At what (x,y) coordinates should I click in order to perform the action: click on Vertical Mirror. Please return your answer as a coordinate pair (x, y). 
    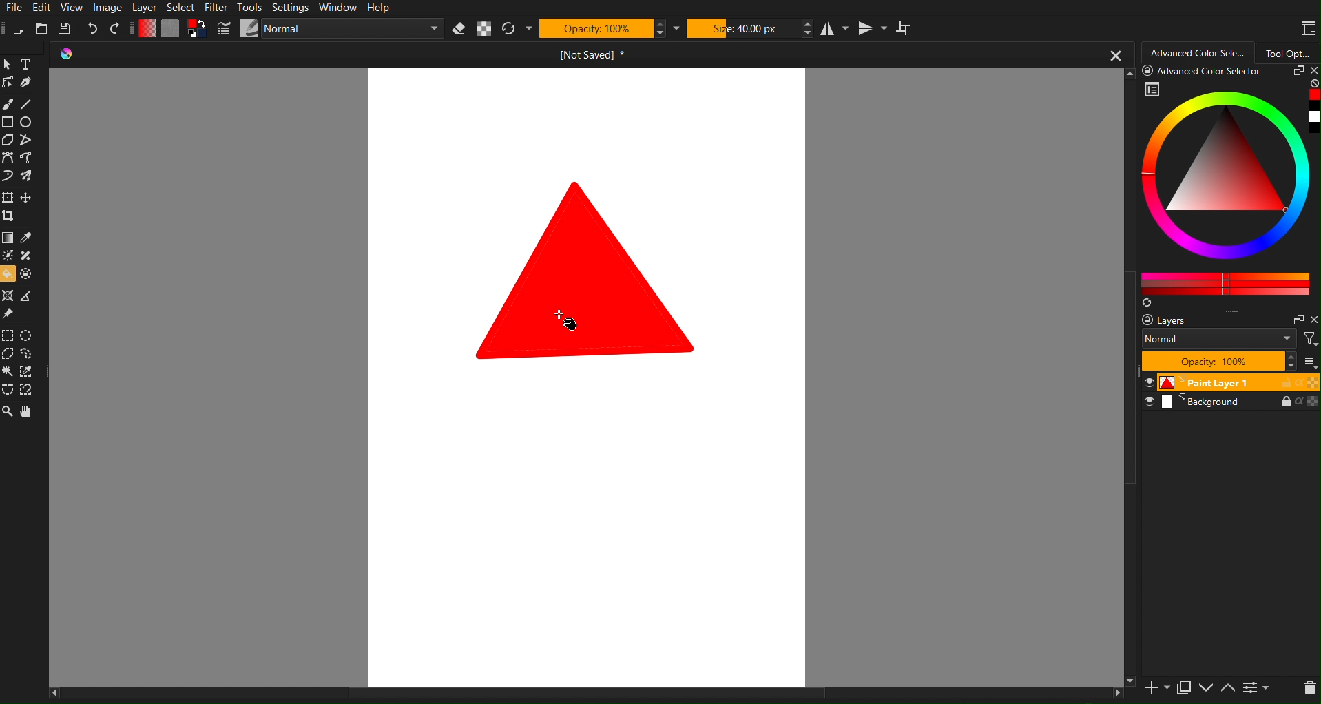
    Looking at the image, I should click on (873, 28).